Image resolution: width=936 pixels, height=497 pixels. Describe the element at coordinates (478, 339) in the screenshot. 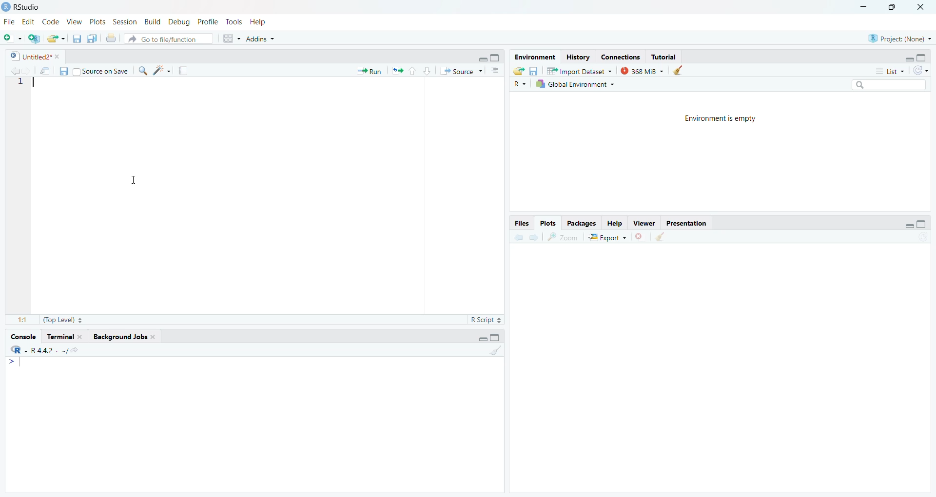

I see `minimise` at that location.